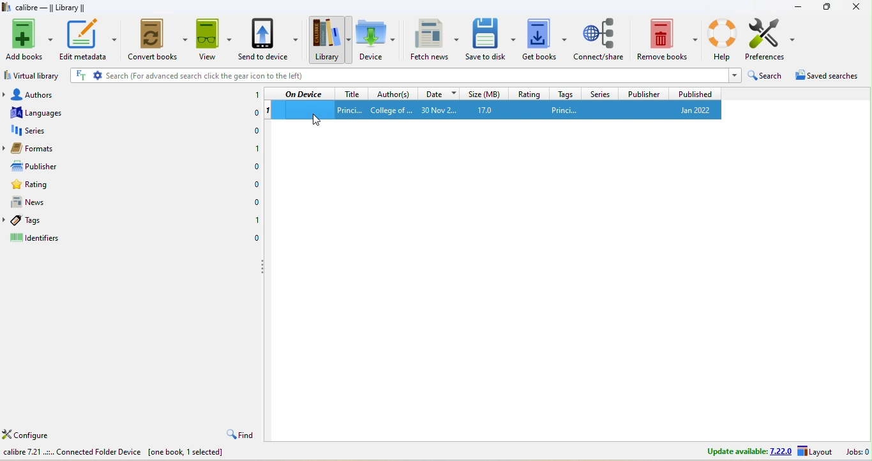  Describe the element at coordinates (855, 7) in the screenshot. I see `close` at that location.